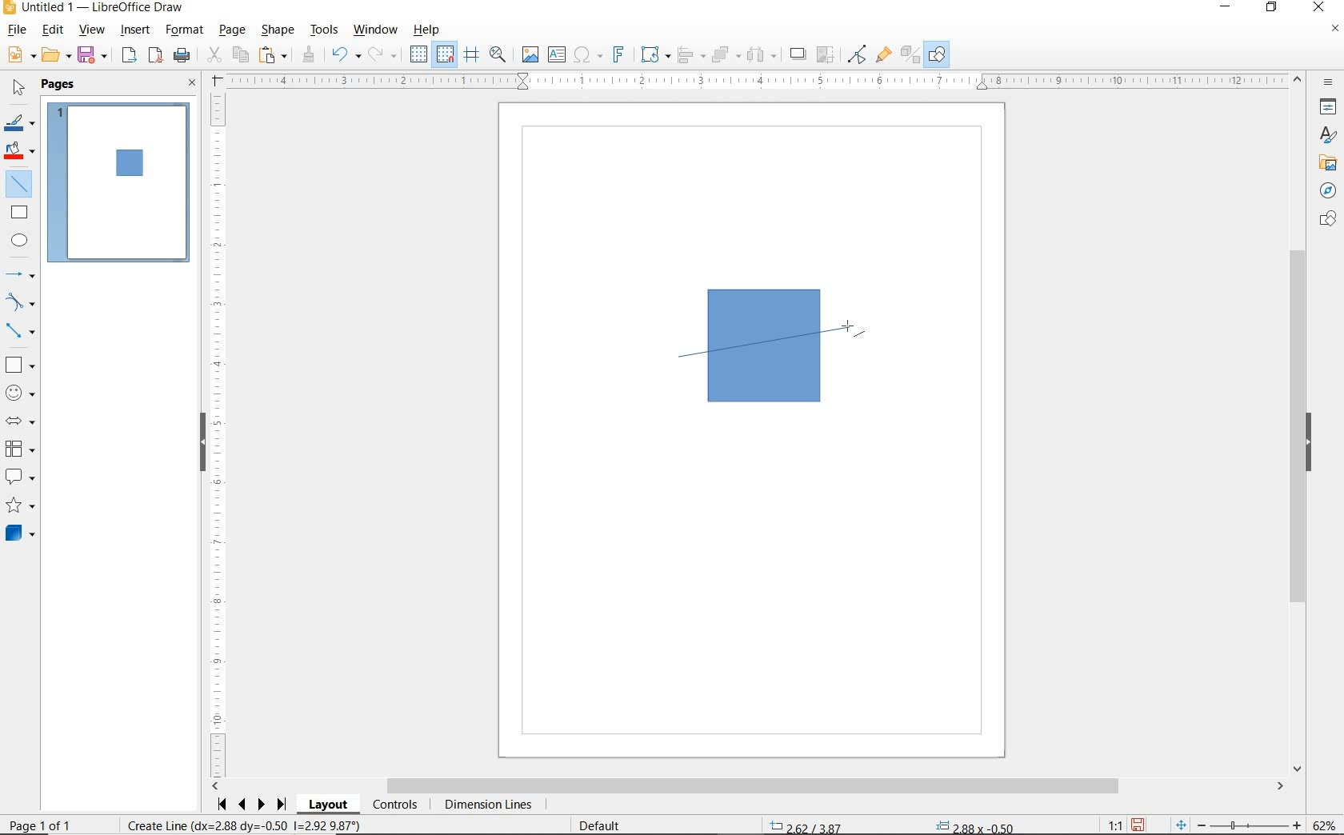  Describe the element at coordinates (60, 86) in the screenshot. I see `PAGES` at that location.